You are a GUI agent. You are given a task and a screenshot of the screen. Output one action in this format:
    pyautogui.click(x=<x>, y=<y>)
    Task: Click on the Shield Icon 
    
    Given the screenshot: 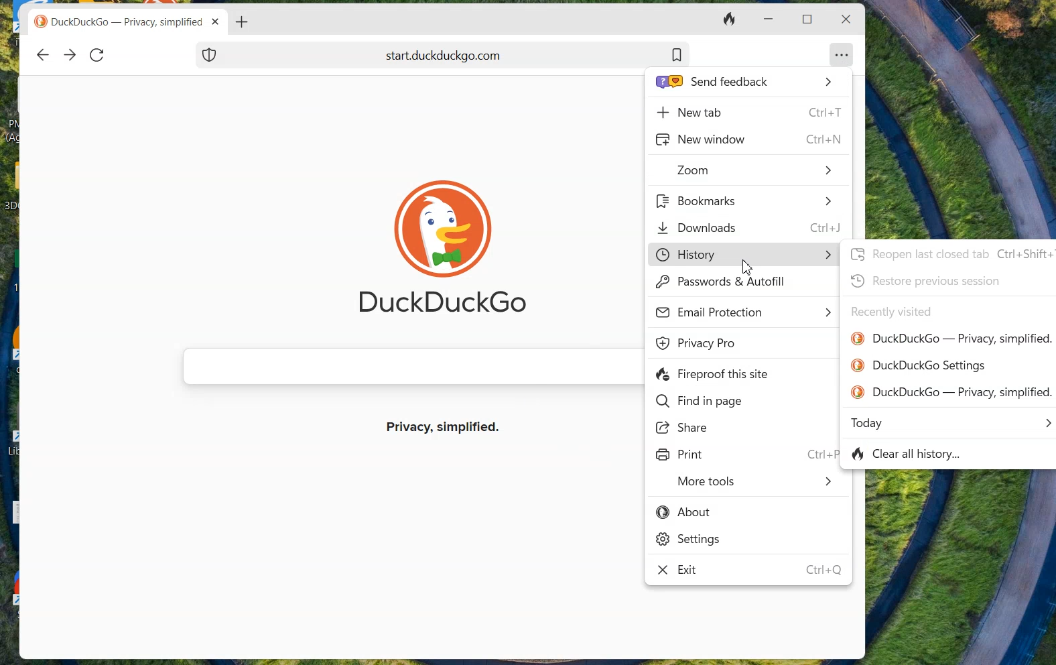 What is the action you would take?
    pyautogui.click(x=210, y=54)
    